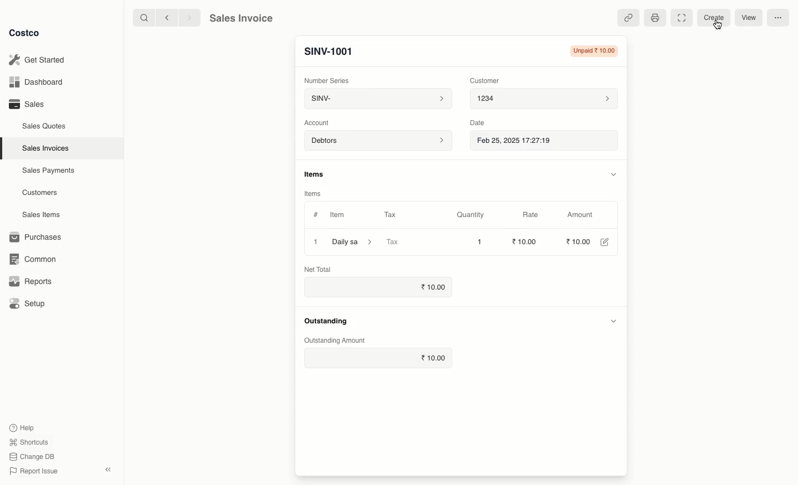 The image size is (798, 485). I want to click on Quantity, so click(470, 215).